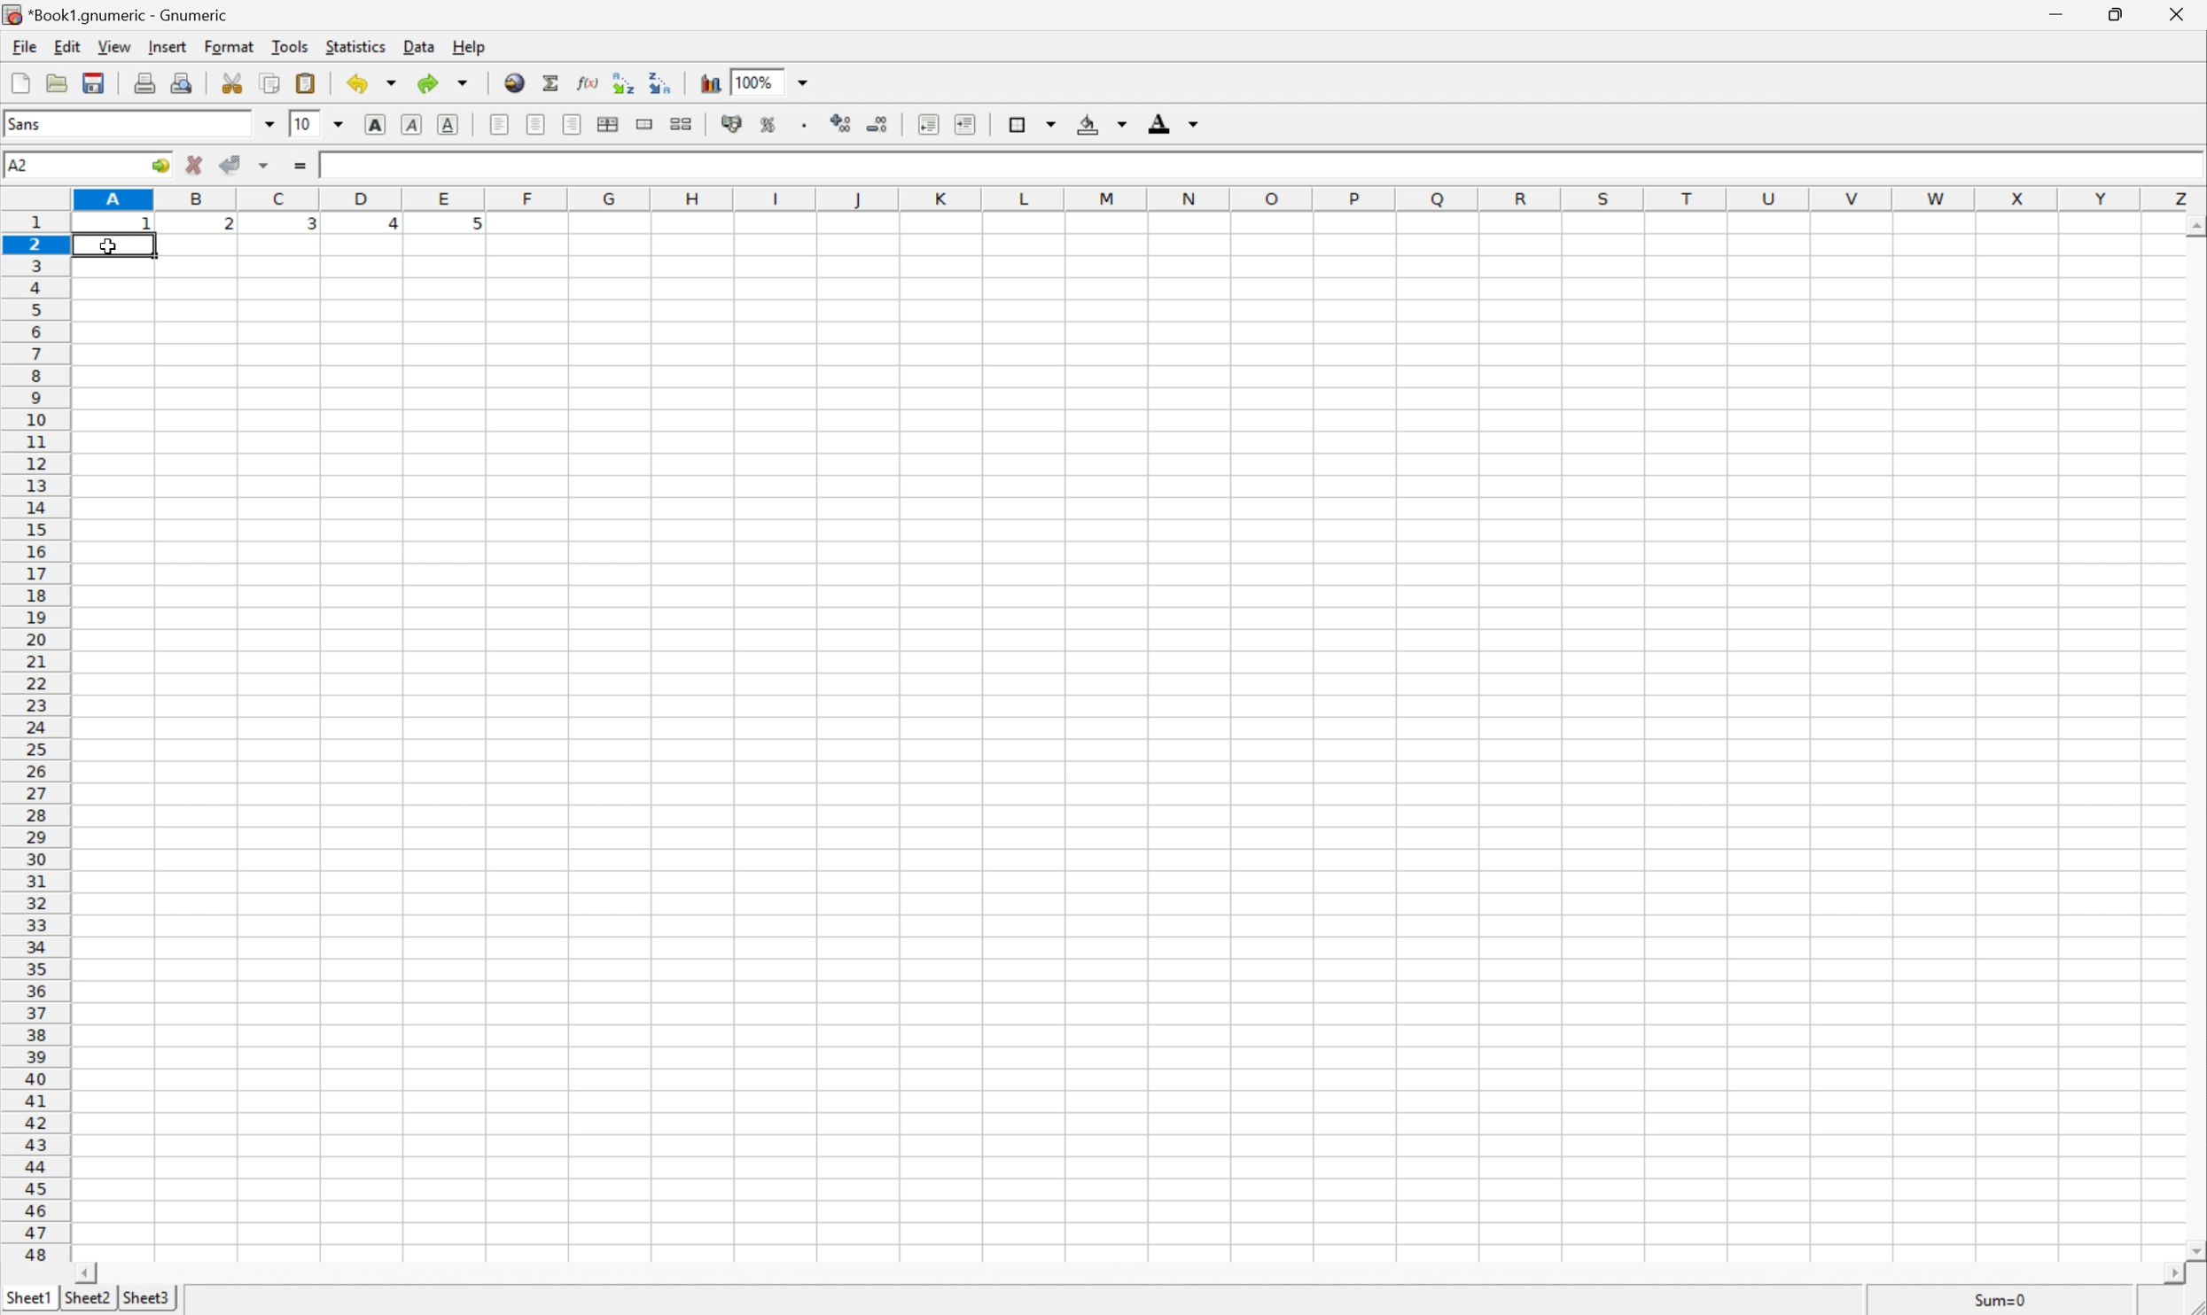  Describe the element at coordinates (304, 125) in the screenshot. I see `10` at that location.